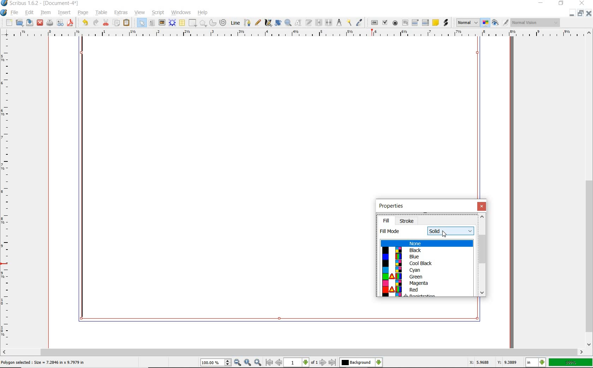 The image size is (593, 368). I want to click on undo, so click(84, 23).